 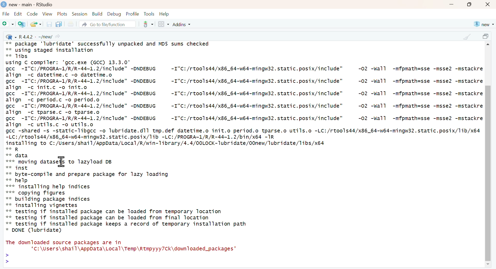 I want to click on ** package 'lubridate' successfully unpacked and MD5 sums checked, so click(x=108, y=43).